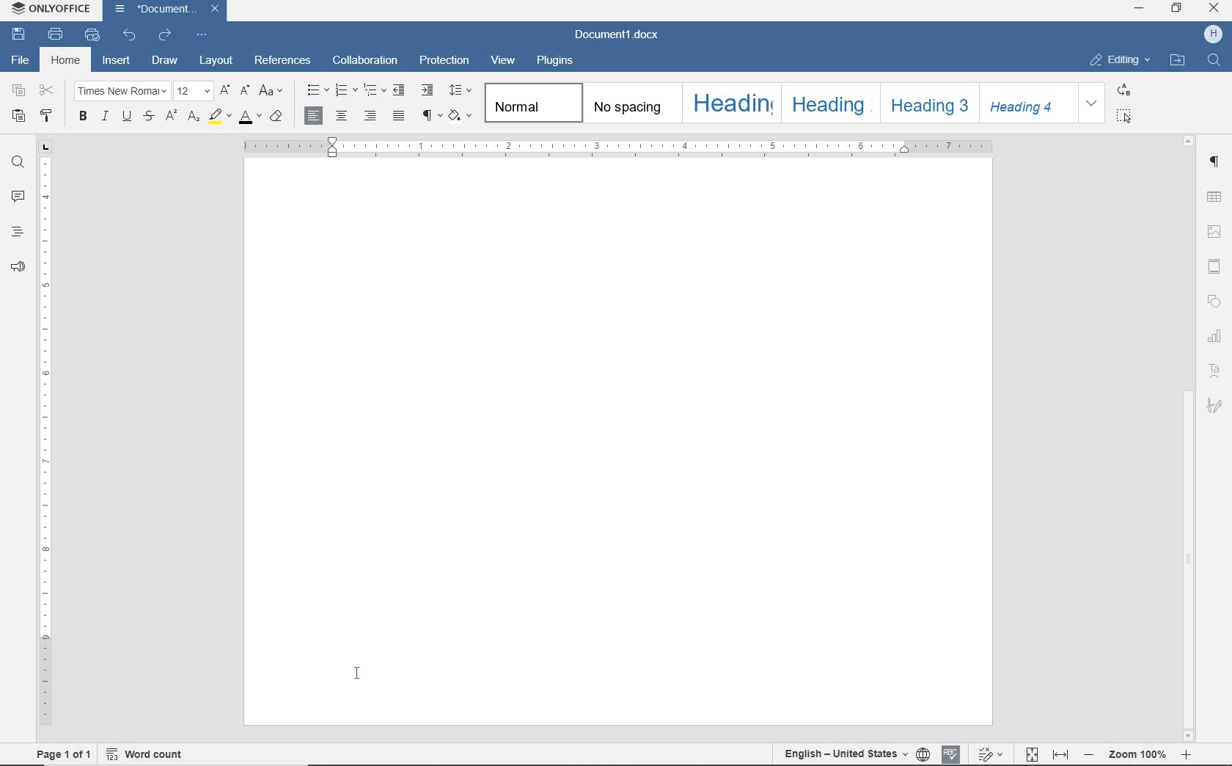 This screenshot has width=1232, height=766. Describe the element at coordinates (63, 754) in the screenshot. I see `page1 of 1` at that location.